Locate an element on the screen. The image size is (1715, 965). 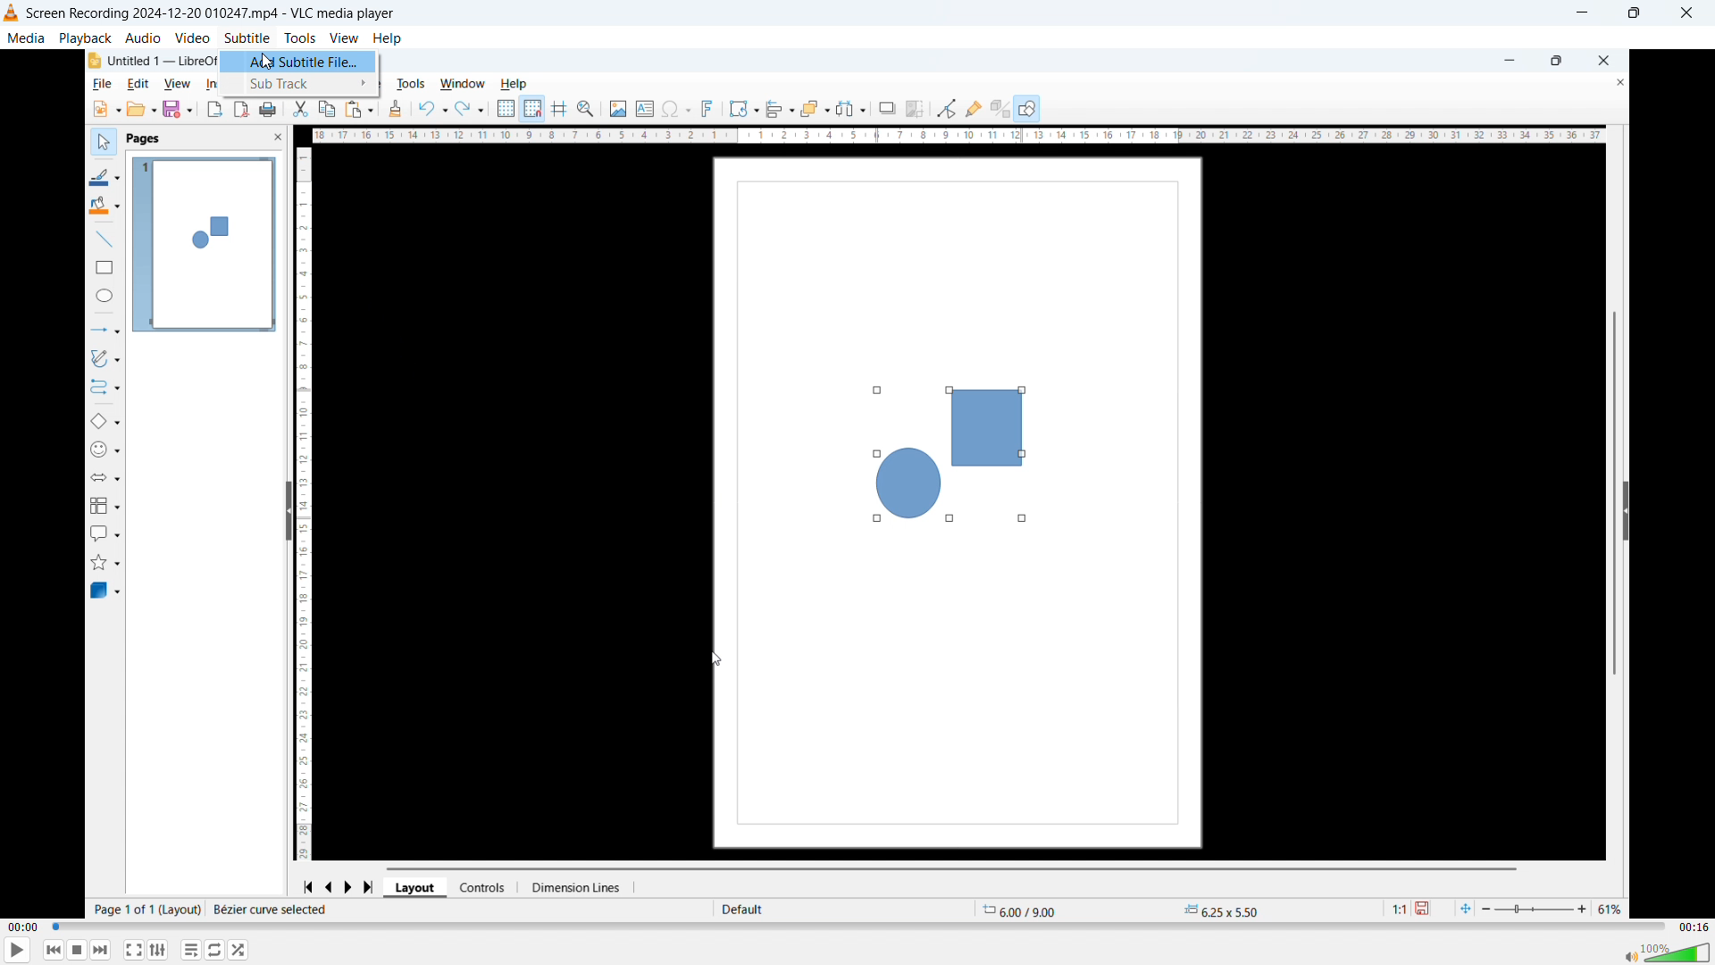
window is located at coordinates (463, 83).